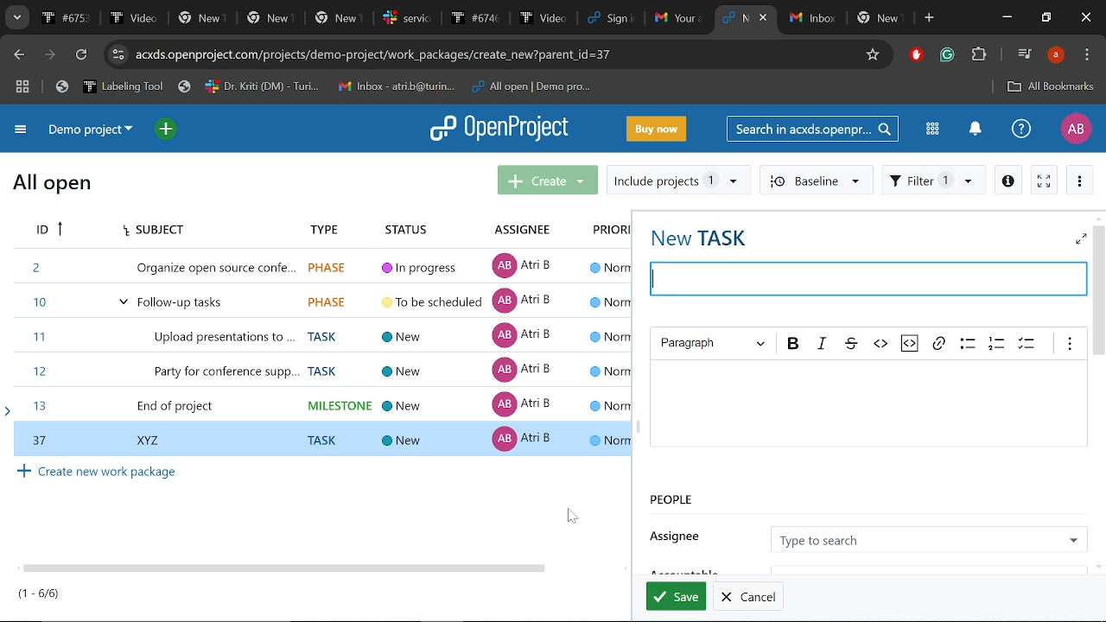 The height and width of the screenshot is (622, 1106). I want to click on Include project, so click(678, 181).